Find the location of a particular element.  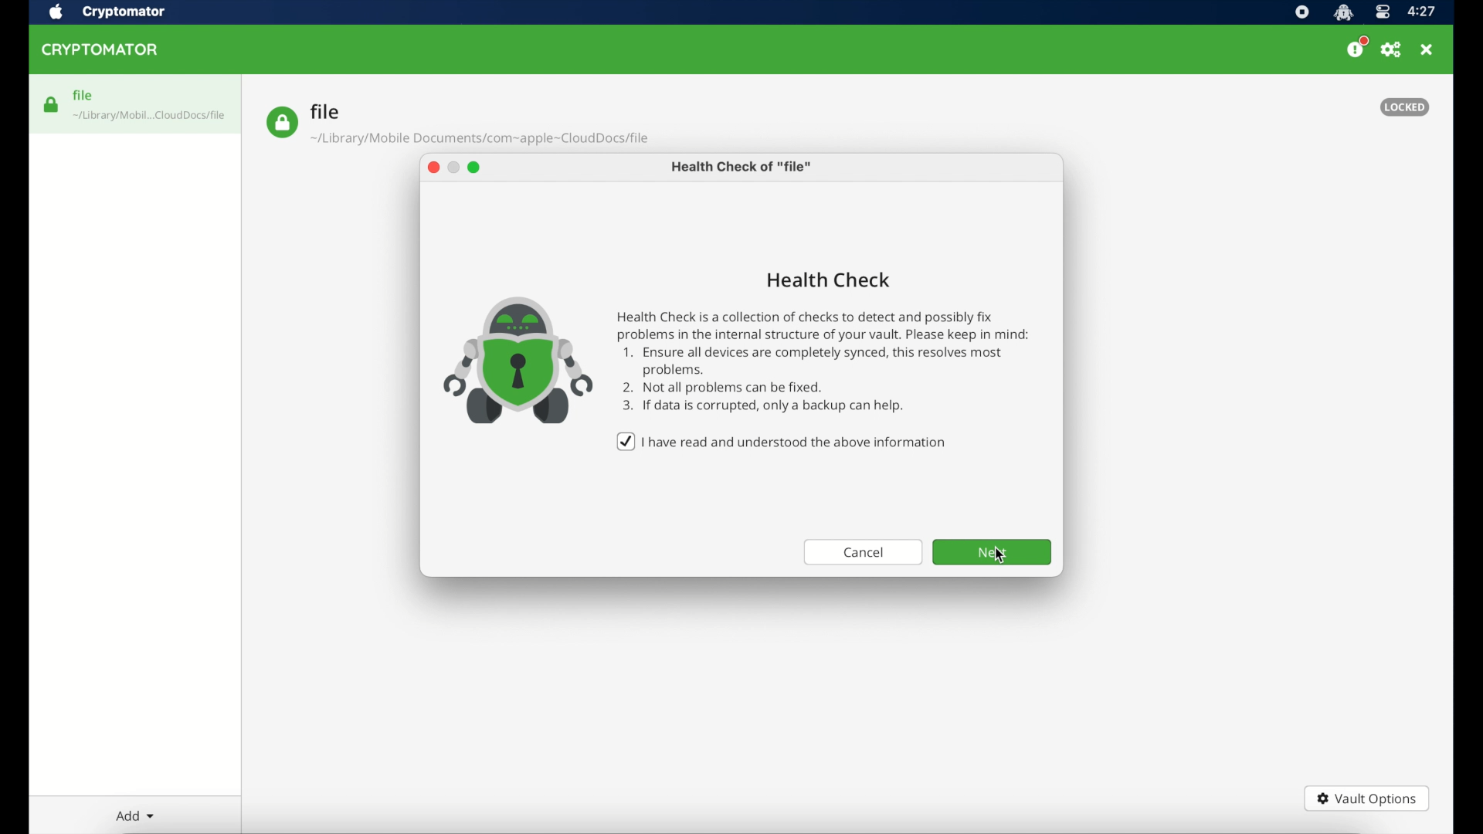

maximize is located at coordinates (478, 169).